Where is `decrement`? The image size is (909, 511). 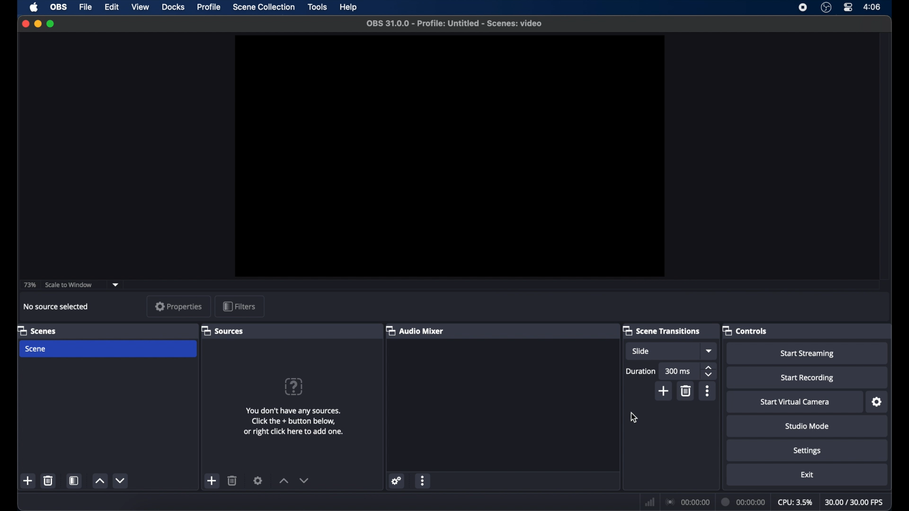
decrement is located at coordinates (121, 480).